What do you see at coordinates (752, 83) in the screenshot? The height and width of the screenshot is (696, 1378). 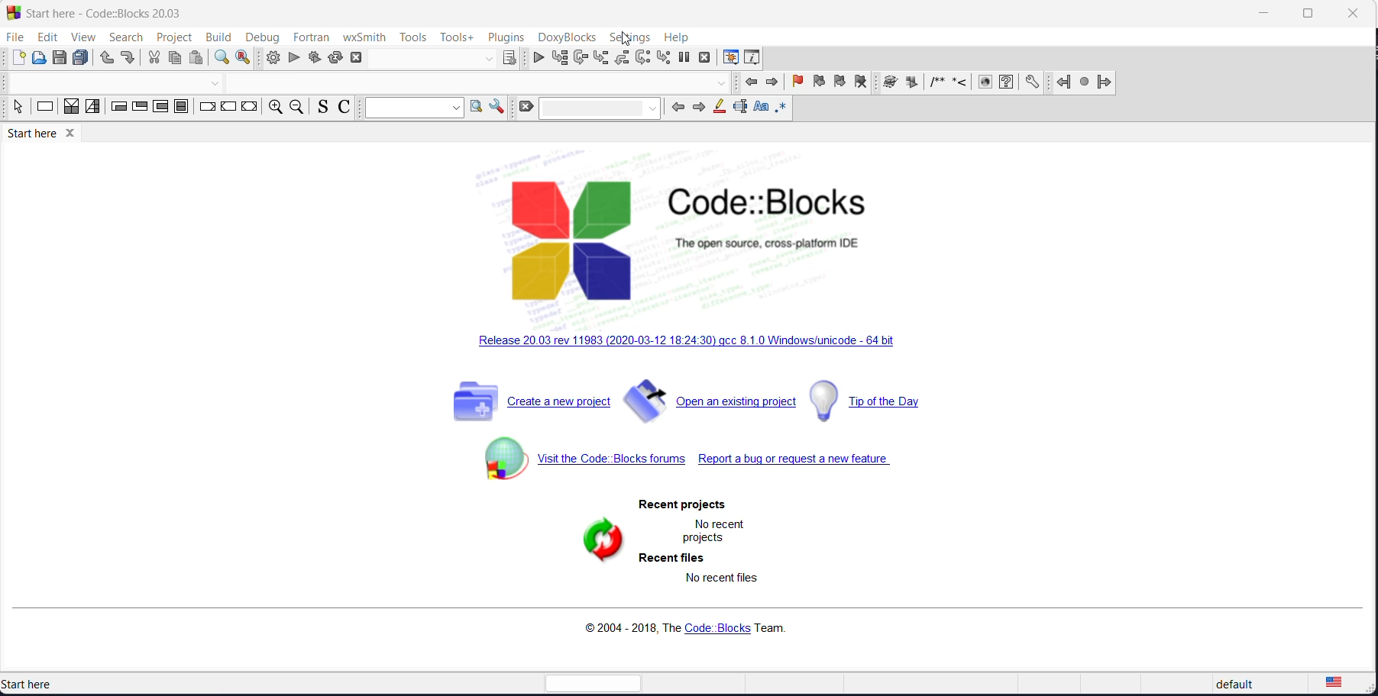 I see `previous` at bounding box center [752, 83].